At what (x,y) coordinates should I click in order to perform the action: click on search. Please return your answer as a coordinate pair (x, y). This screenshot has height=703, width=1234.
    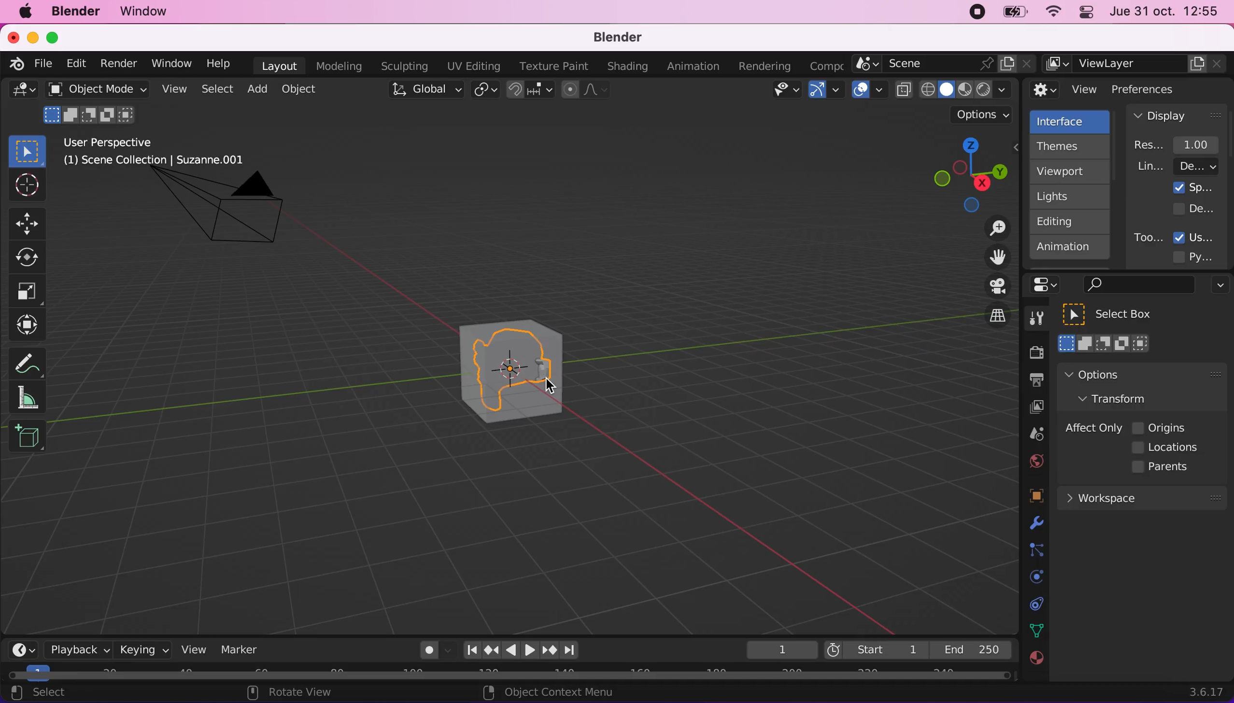
    Looking at the image, I should click on (1137, 285).